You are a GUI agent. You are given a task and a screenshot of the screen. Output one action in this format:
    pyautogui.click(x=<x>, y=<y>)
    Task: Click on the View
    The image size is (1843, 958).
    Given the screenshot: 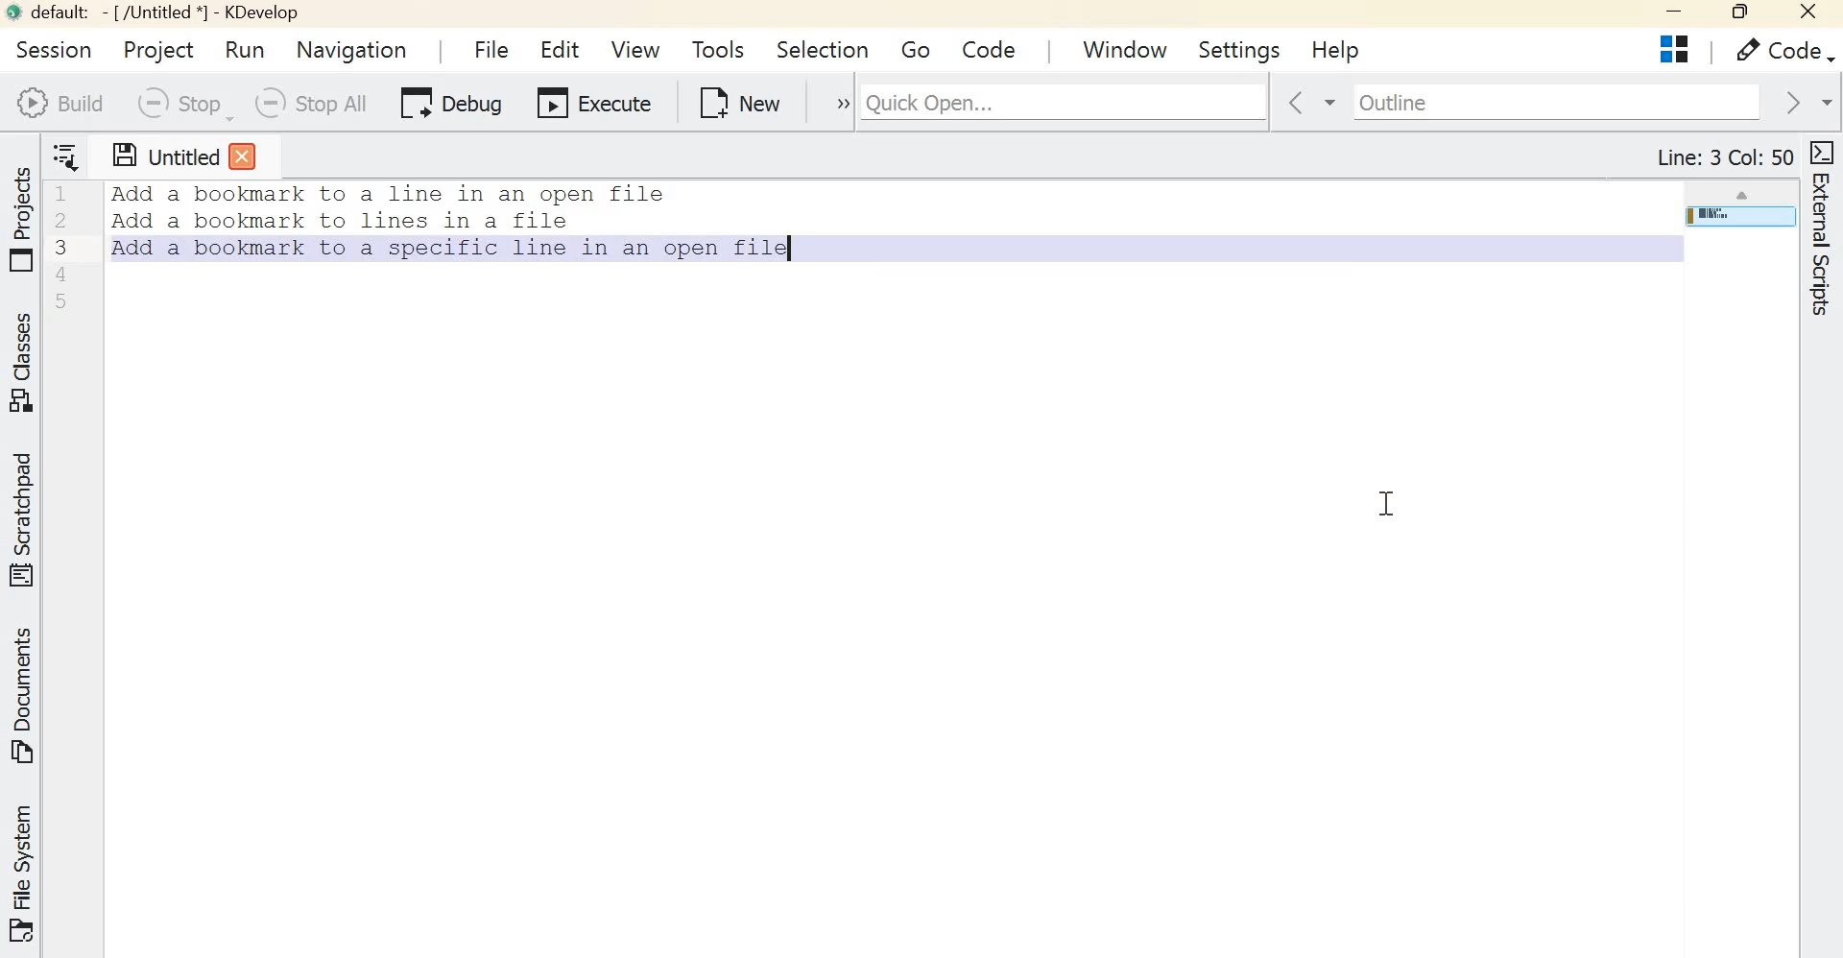 What is the action you would take?
    pyautogui.click(x=634, y=47)
    